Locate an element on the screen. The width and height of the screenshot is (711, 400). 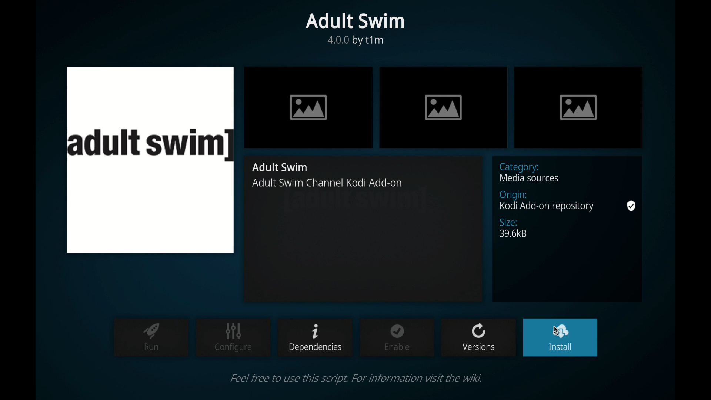
image  icon is located at coordinates (444, 107).